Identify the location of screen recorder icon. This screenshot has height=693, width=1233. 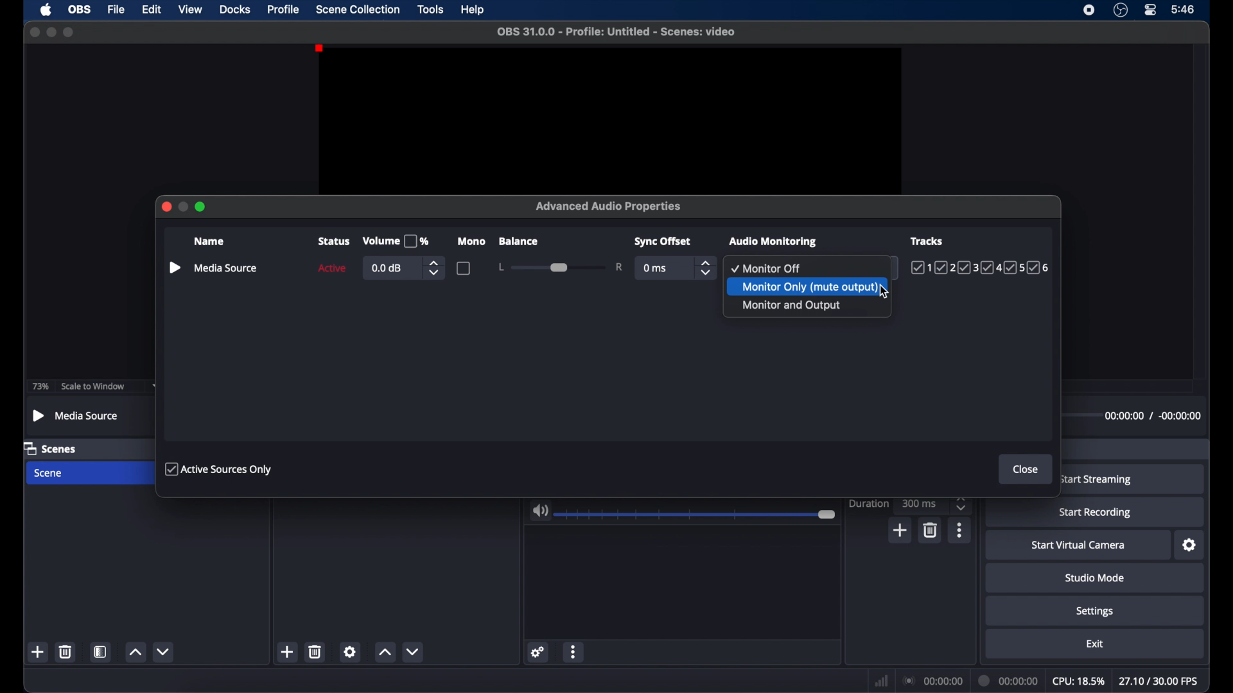
(1089, 9).